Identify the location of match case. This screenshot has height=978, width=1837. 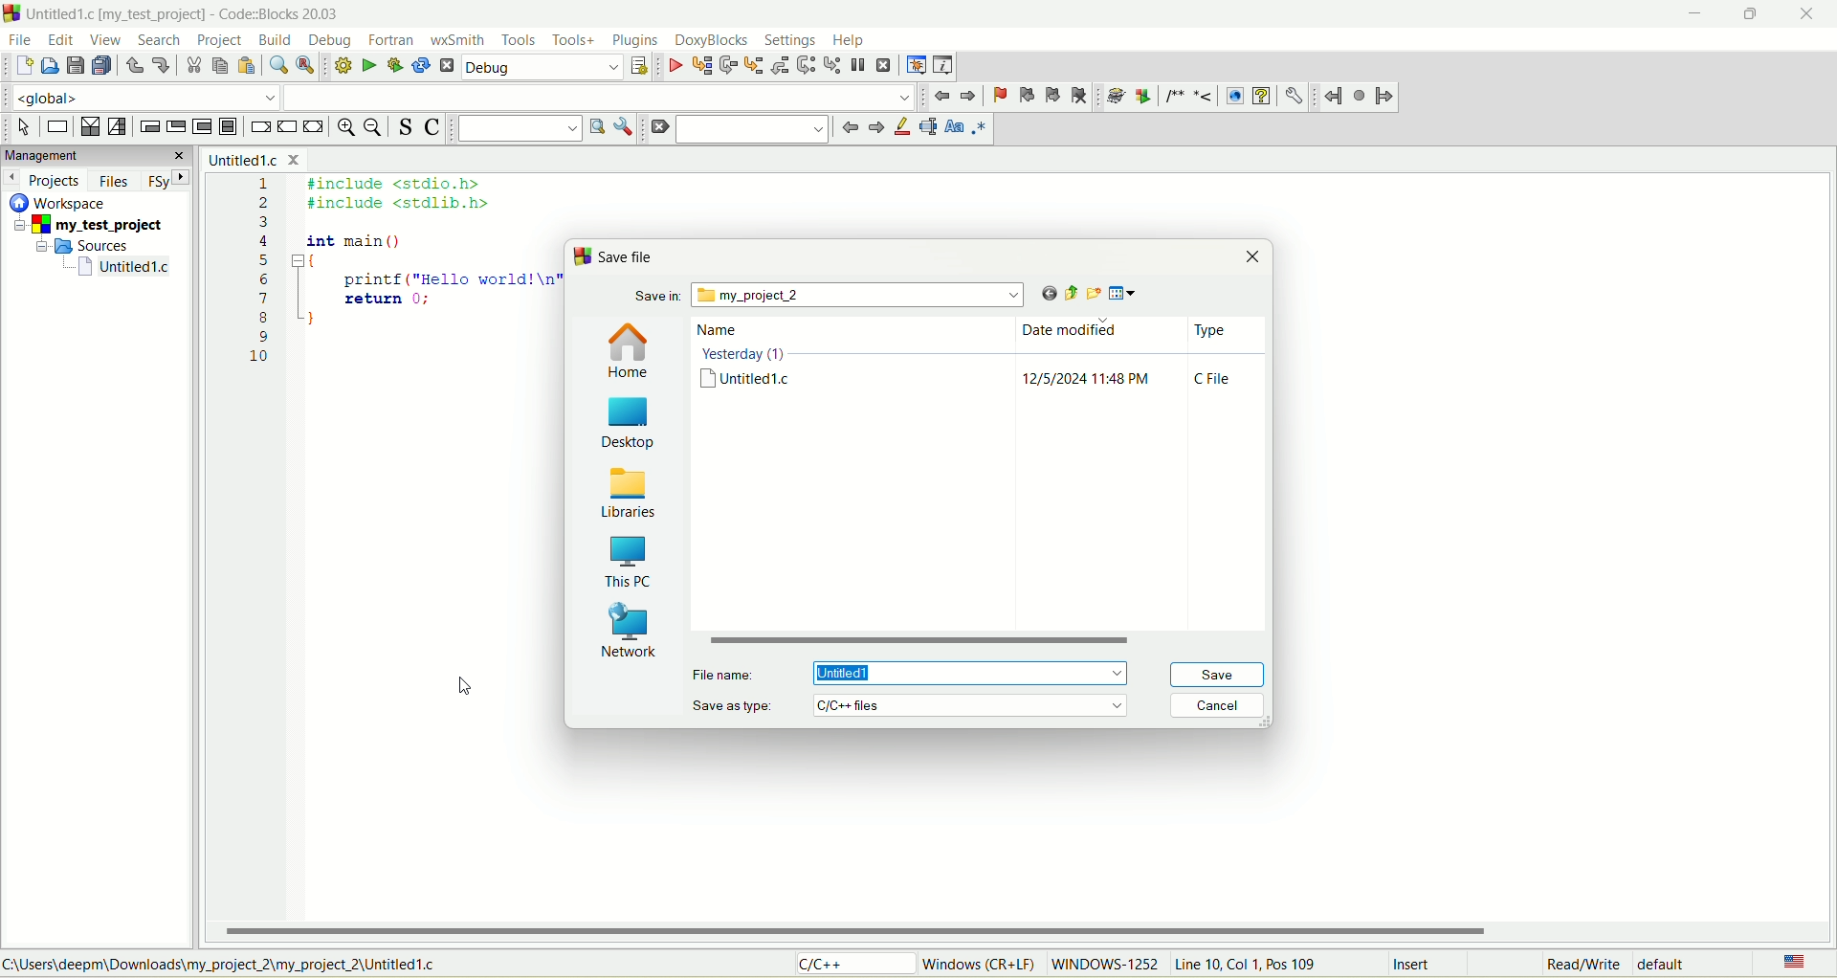
(956, 126).